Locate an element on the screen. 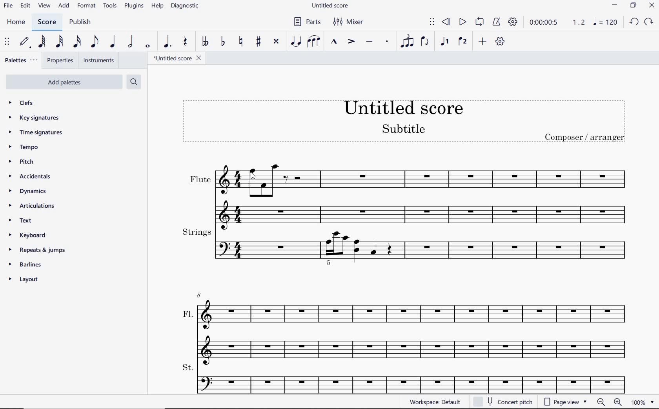  TOGGLE NATURAL is located at coordinates (241, 42).